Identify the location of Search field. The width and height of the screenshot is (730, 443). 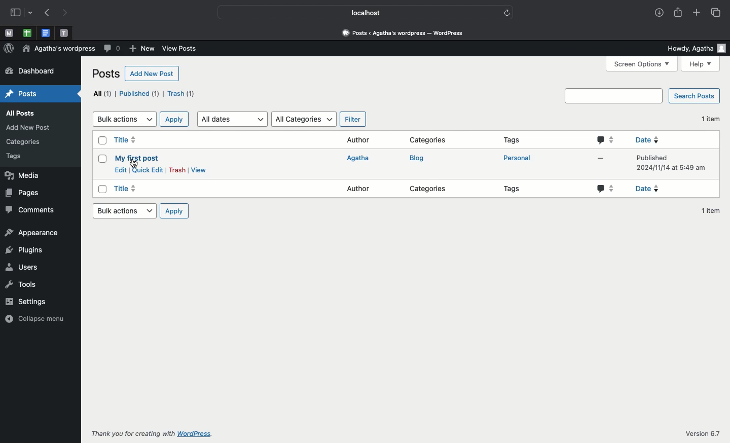
(613, 96).